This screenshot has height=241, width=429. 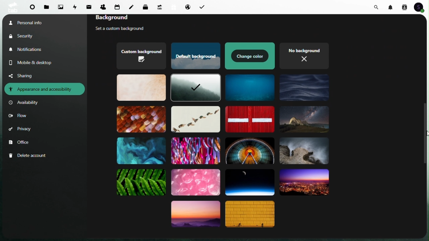 I want to click on Themes, so click(x=304, y=151).